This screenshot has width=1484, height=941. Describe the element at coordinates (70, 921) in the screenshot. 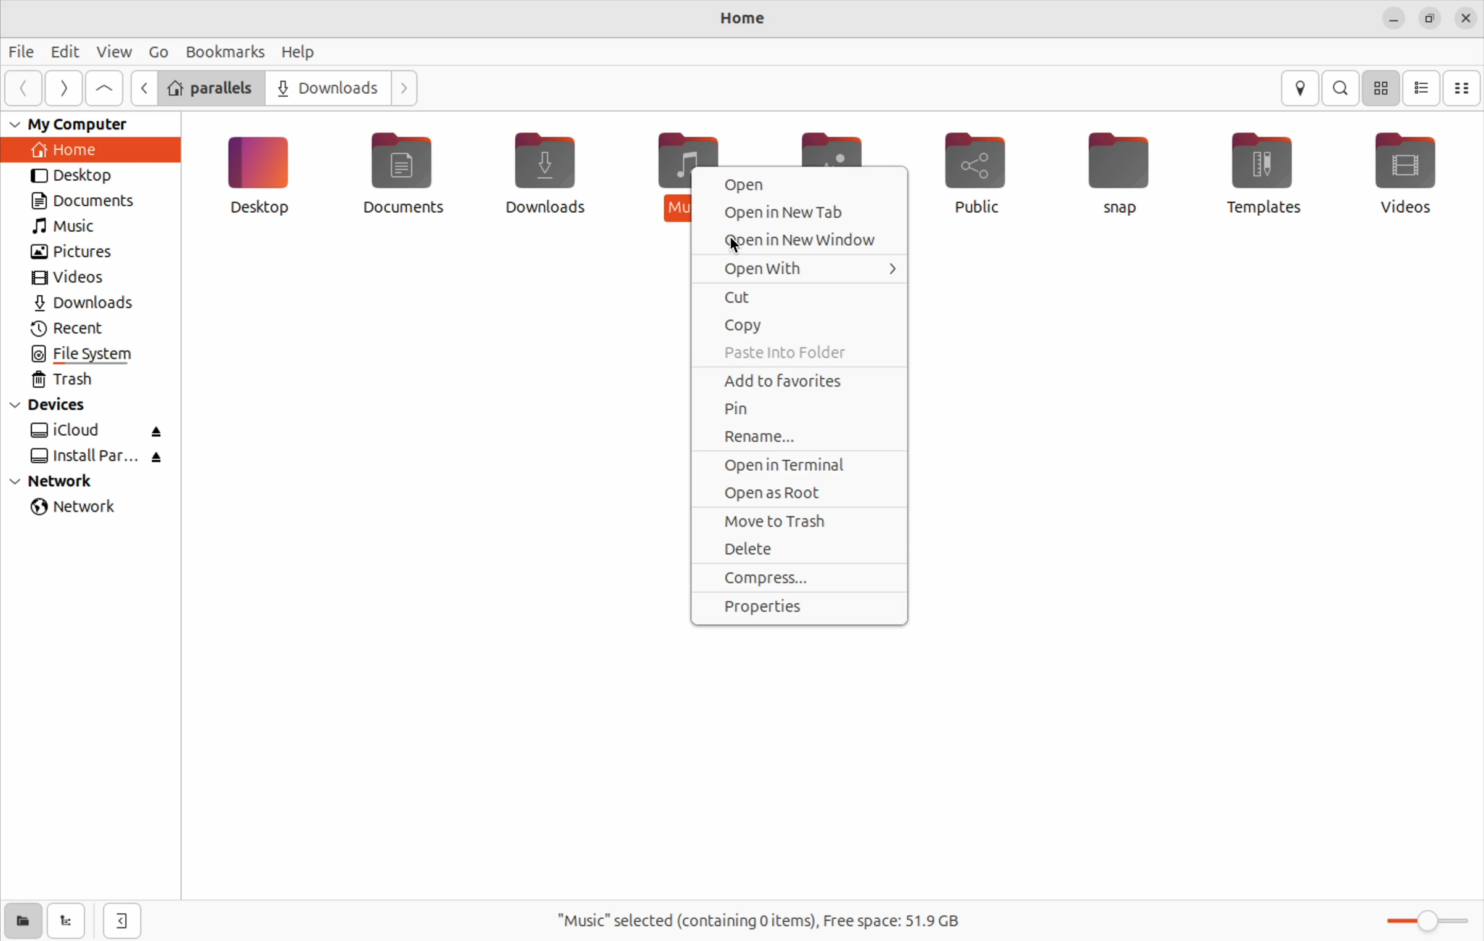

I see `show tree view` at that location.